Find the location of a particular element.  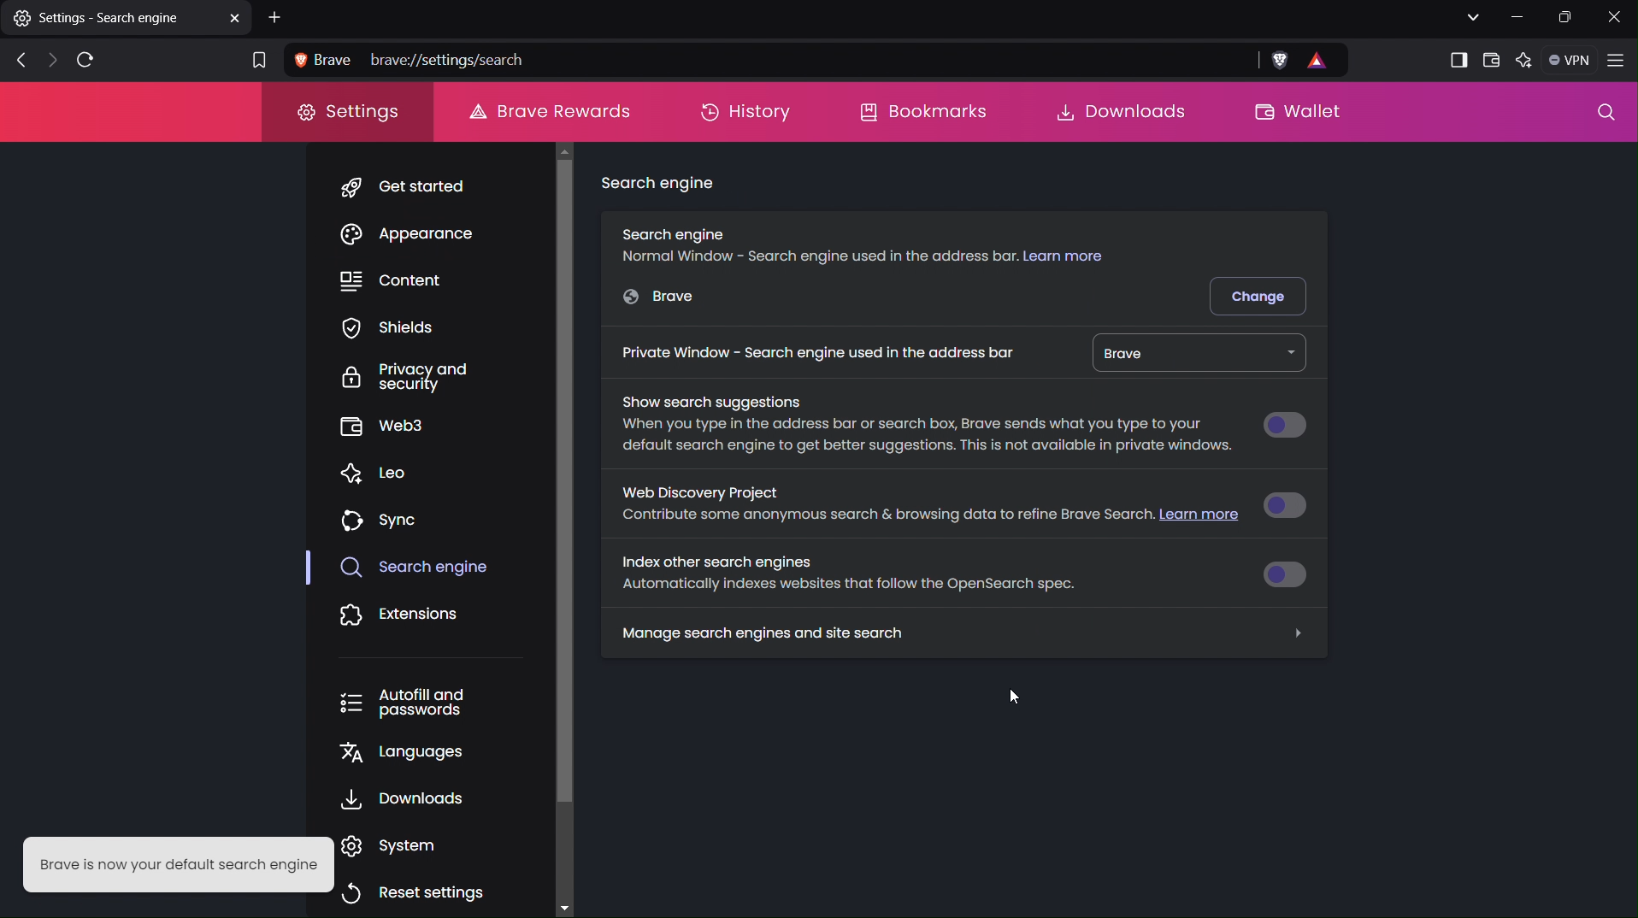

Brave Shield is located at coordinates (1279, 61).